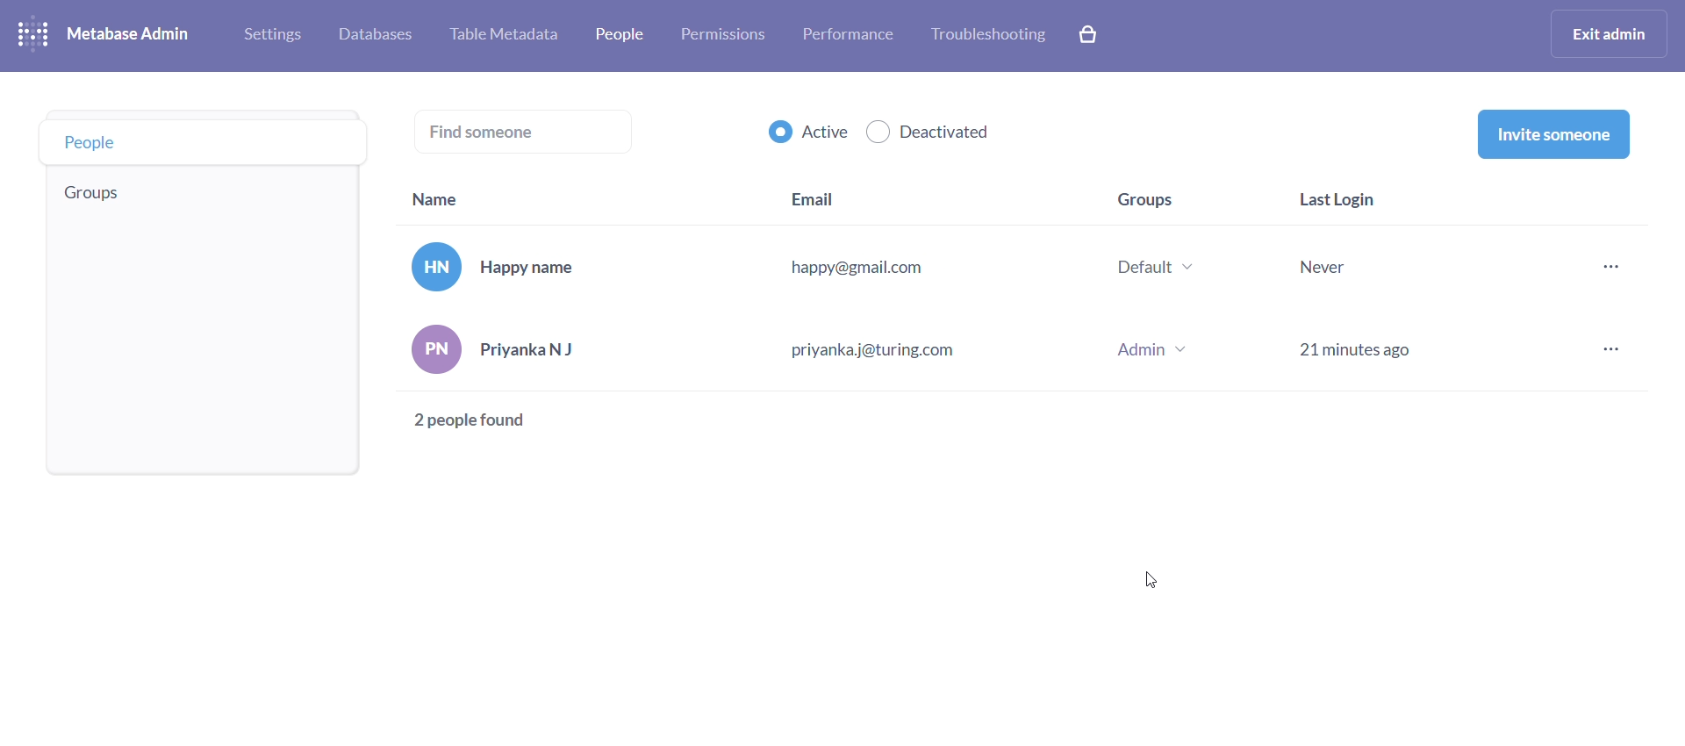 This screenshot has width=1685, height=746. I want to click on  Happy name happy@gmail.com Default ~ Never, so click(901, 265).